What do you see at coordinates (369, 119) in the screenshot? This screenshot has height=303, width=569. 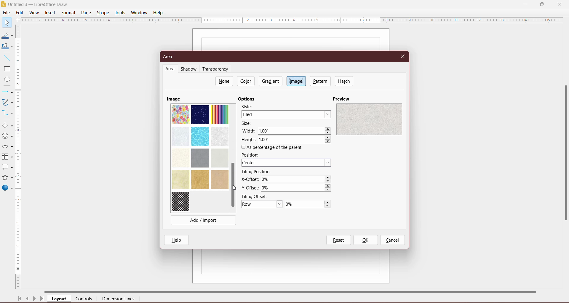 I see `preview` at bounding box center [369, 119].